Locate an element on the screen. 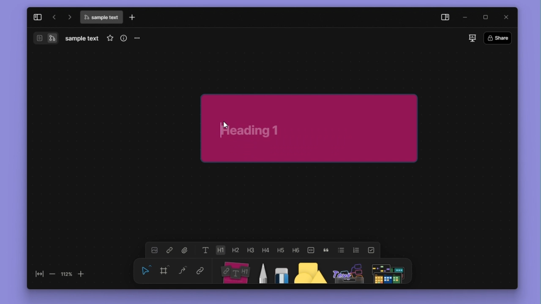  Heading 2 is located at coordinates (235, 250).